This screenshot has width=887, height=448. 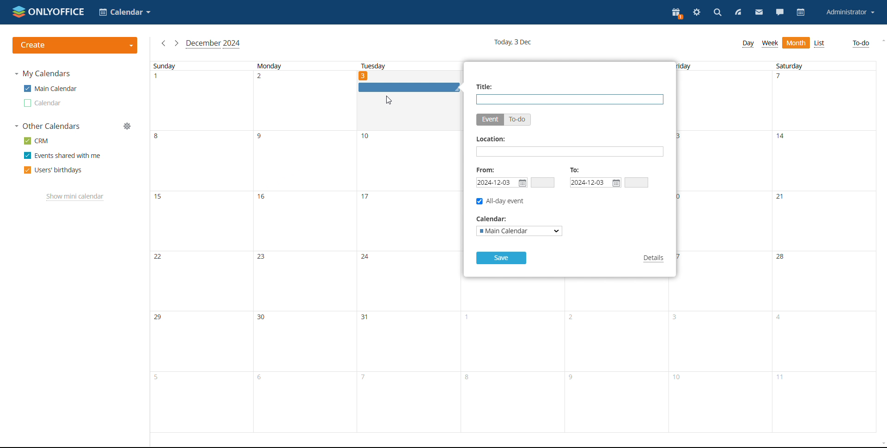 I want to click on account, so click(x=851, y=12).